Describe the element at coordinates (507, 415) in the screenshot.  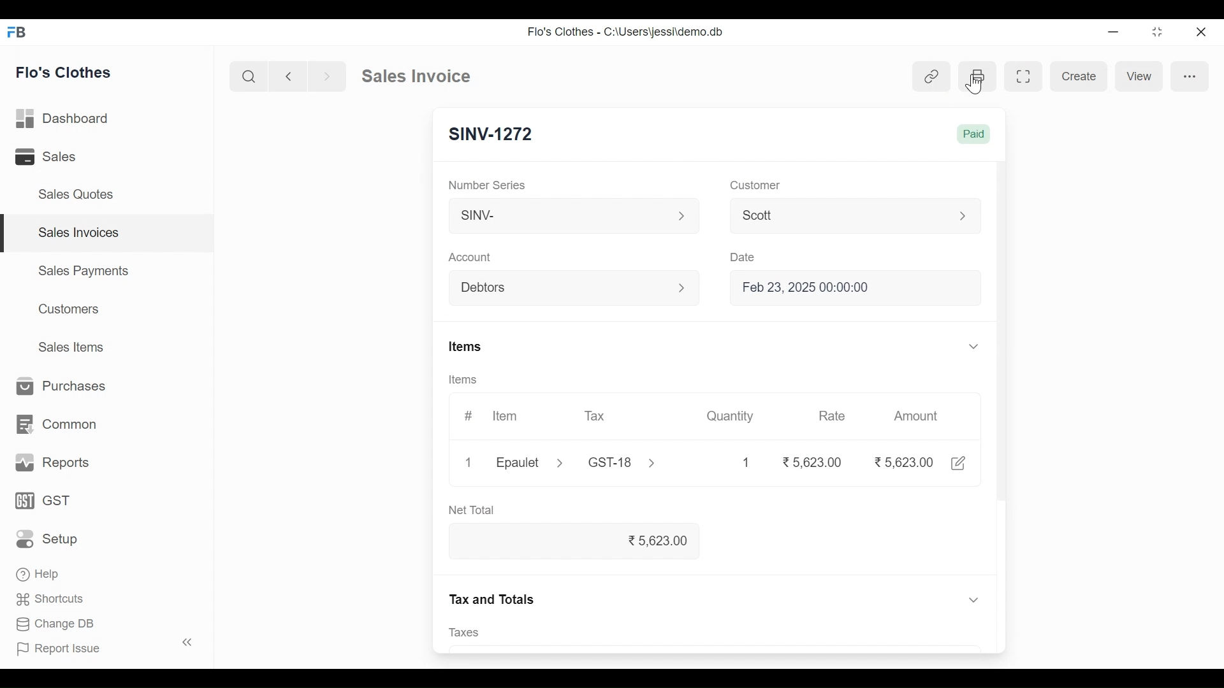
I see `Item` at that location.